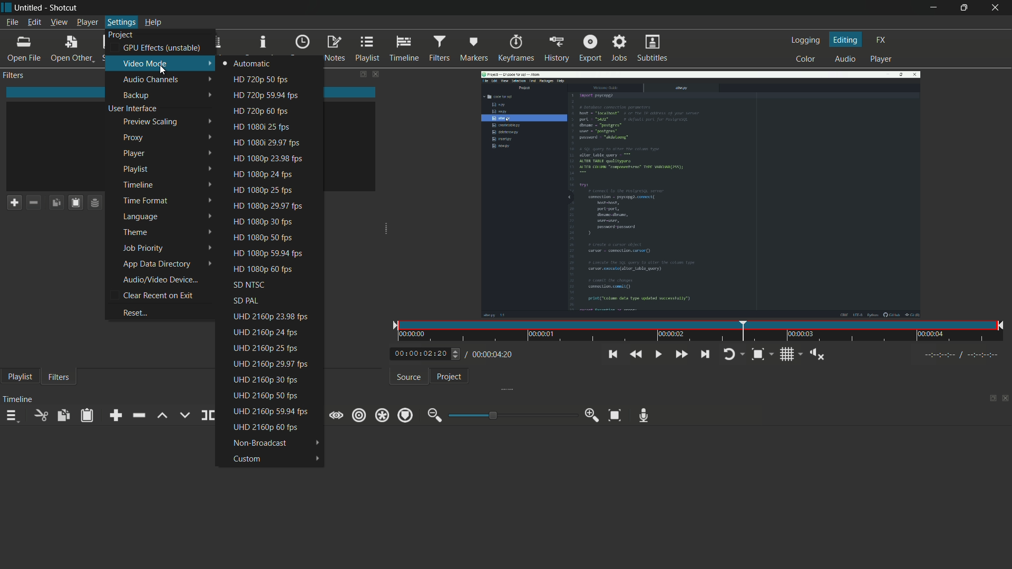  What do you see at coordinates (168, 186) in the screenshot?
I see `timeline` at bounding box center [168, 186].